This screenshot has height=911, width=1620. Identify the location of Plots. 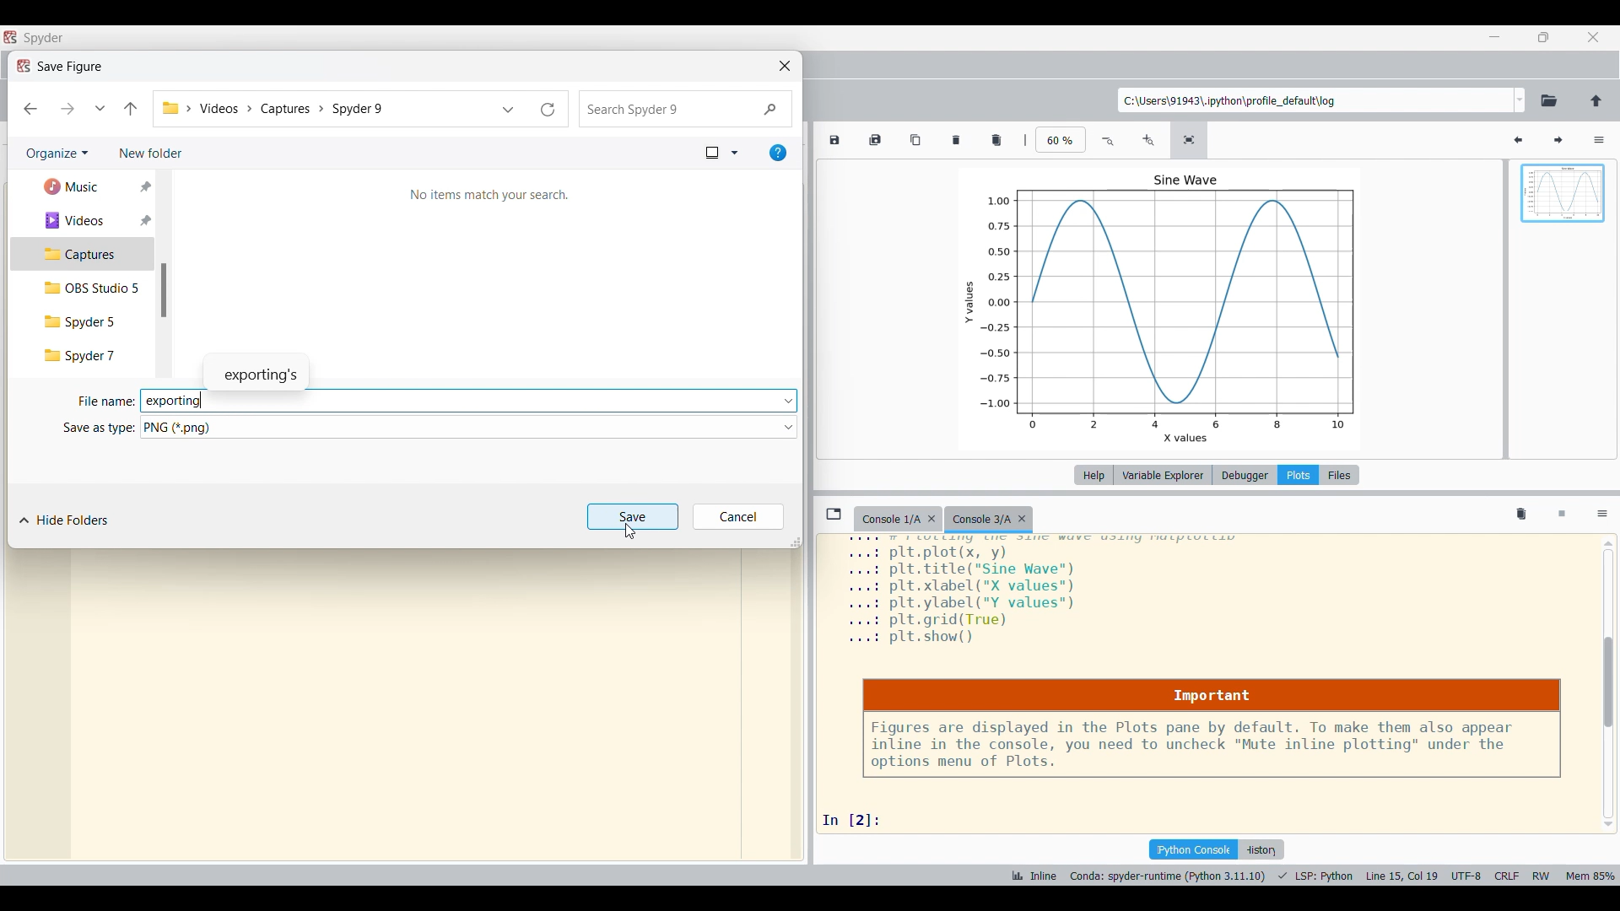
(1298, 475).